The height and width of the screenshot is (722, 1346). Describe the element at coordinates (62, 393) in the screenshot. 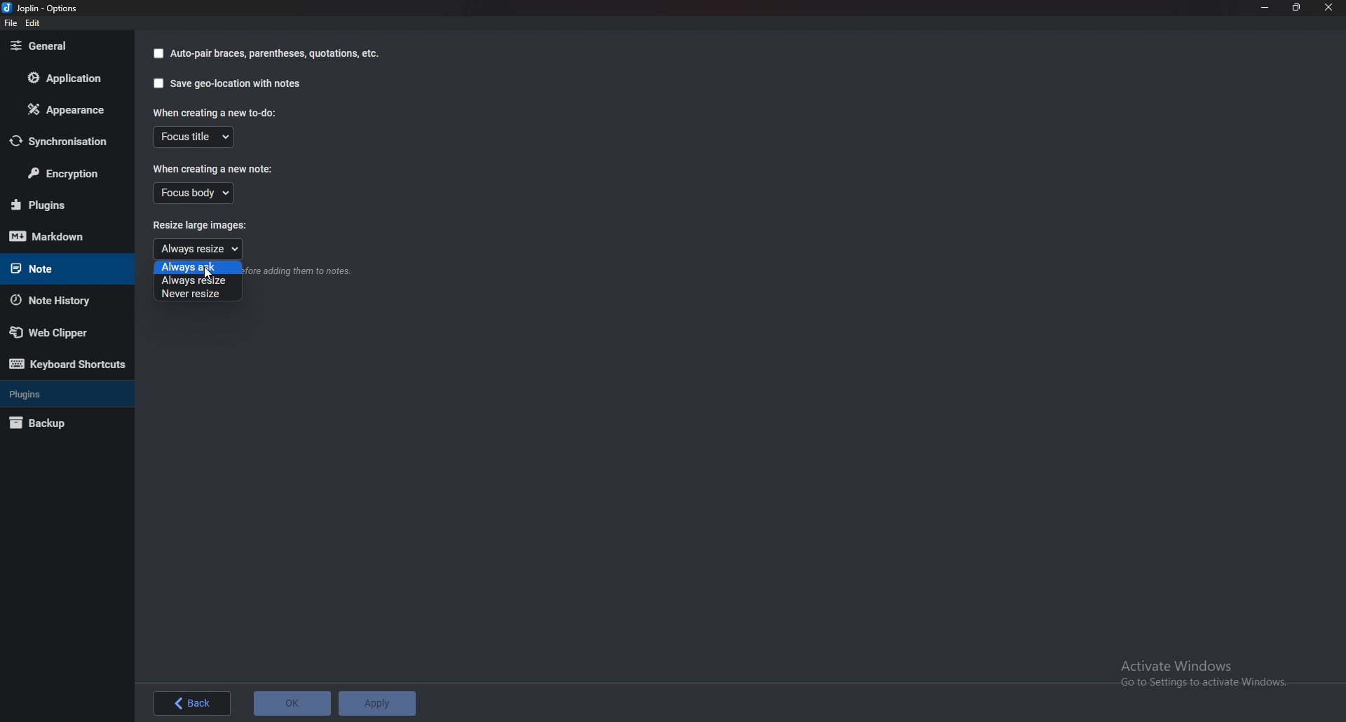

I see `Plugins` at that location.